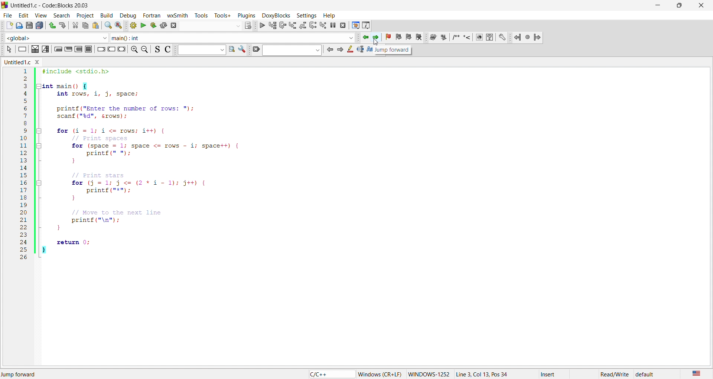  I want to click on us english, so click(692, 373).